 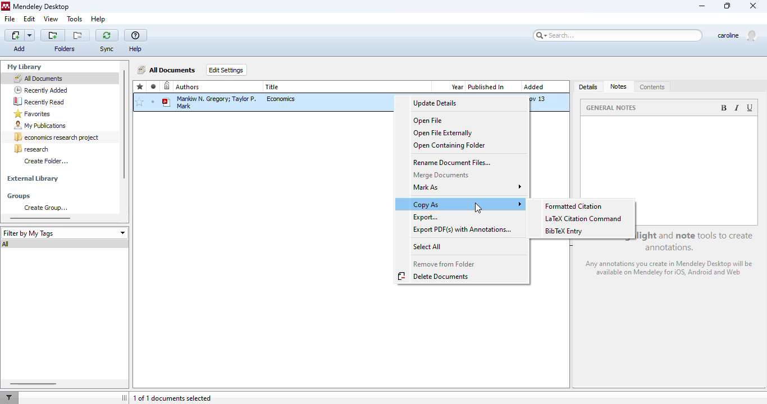 I want to click on economics research project, so click(x=57, y=137).